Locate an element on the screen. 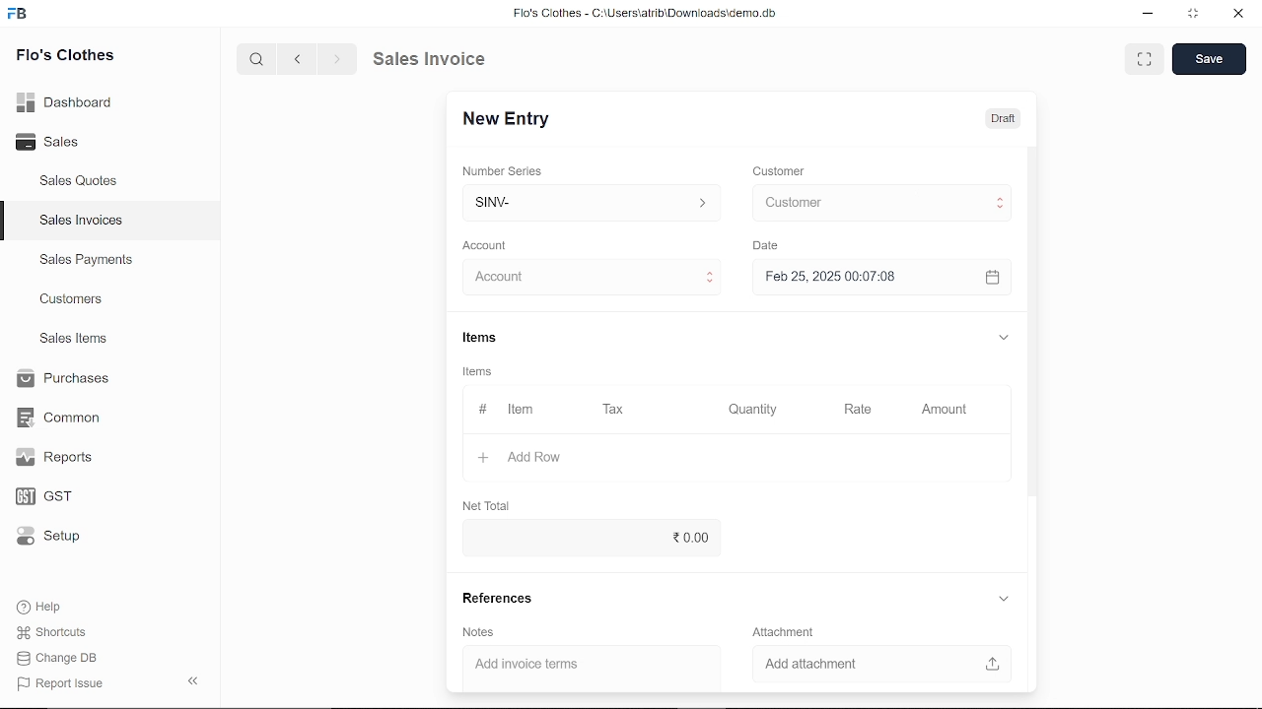 The image size is (1262, 709). ‘Account is located at coordinates (484, 244).